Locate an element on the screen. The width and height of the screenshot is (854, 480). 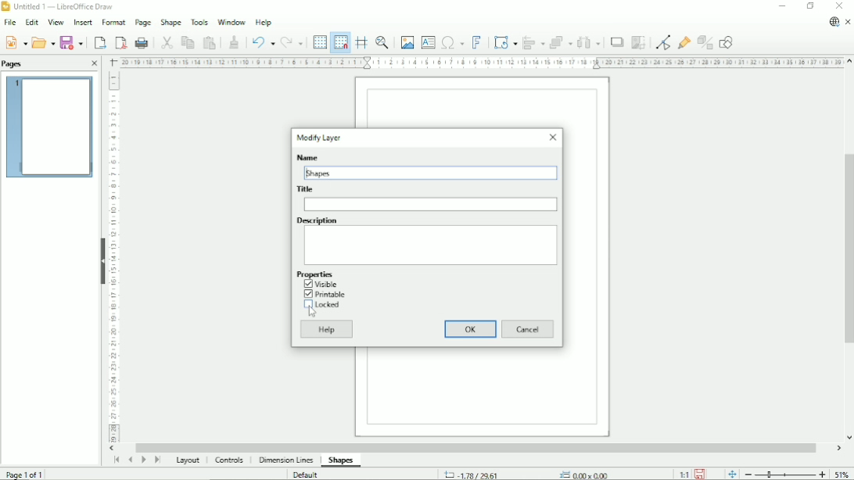
Title is located at coordinates (306, 189).